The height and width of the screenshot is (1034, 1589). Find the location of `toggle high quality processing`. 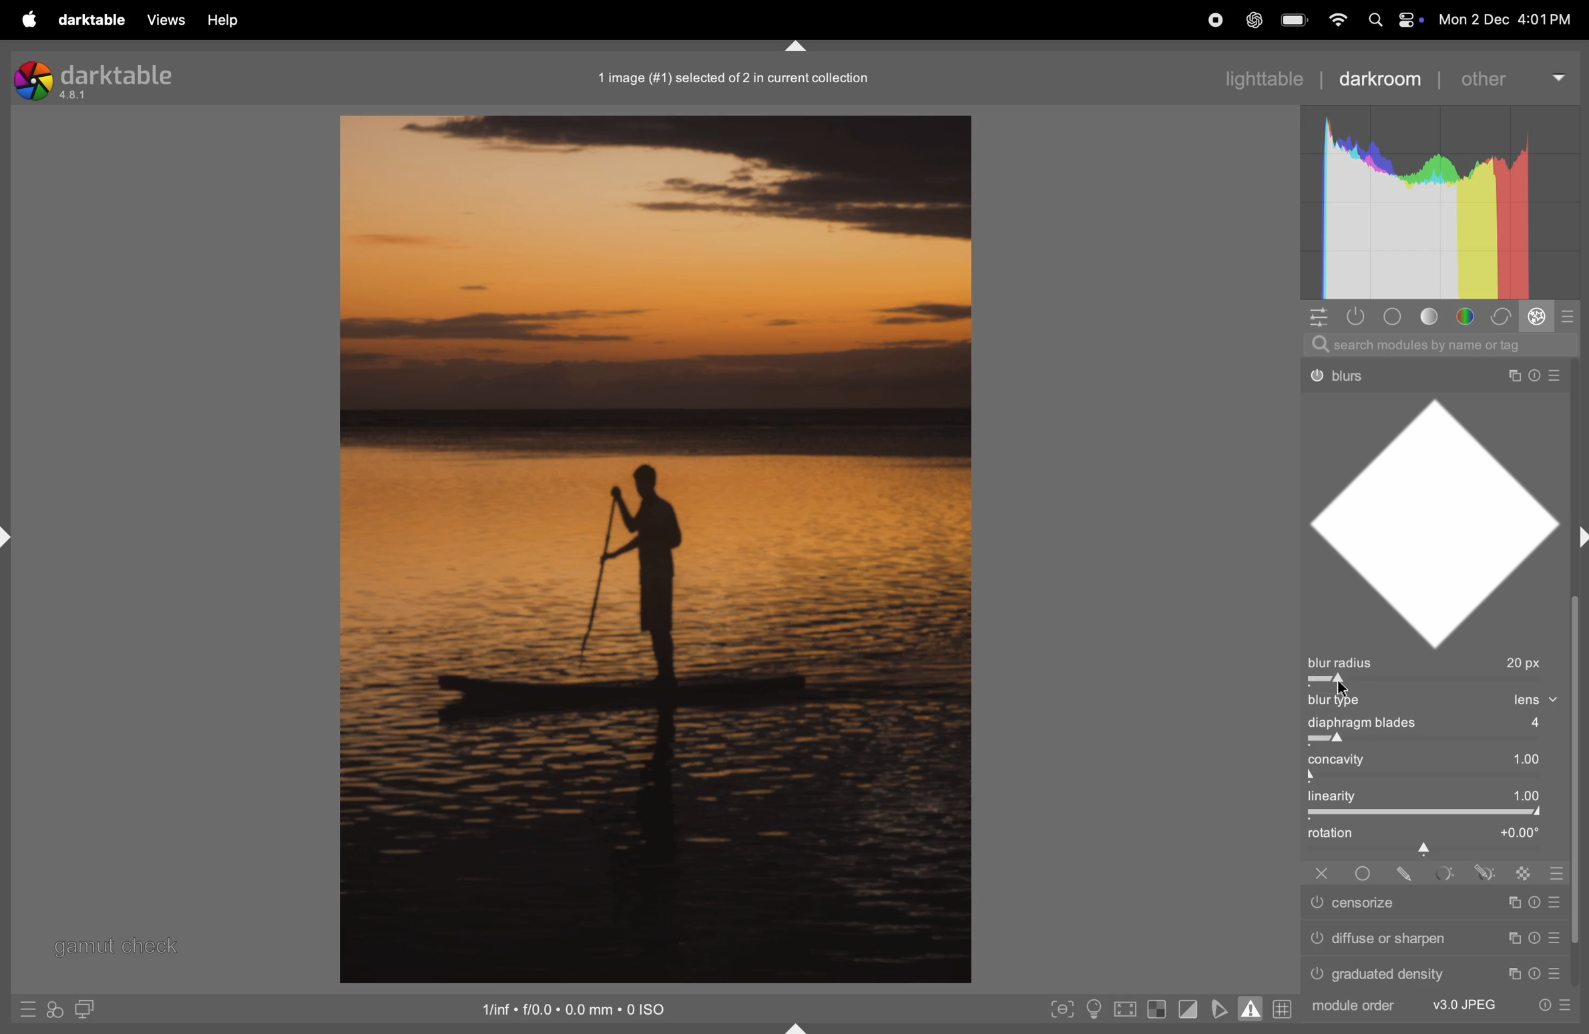

toggle high quality processing is located at coordinates (1128, 1009).